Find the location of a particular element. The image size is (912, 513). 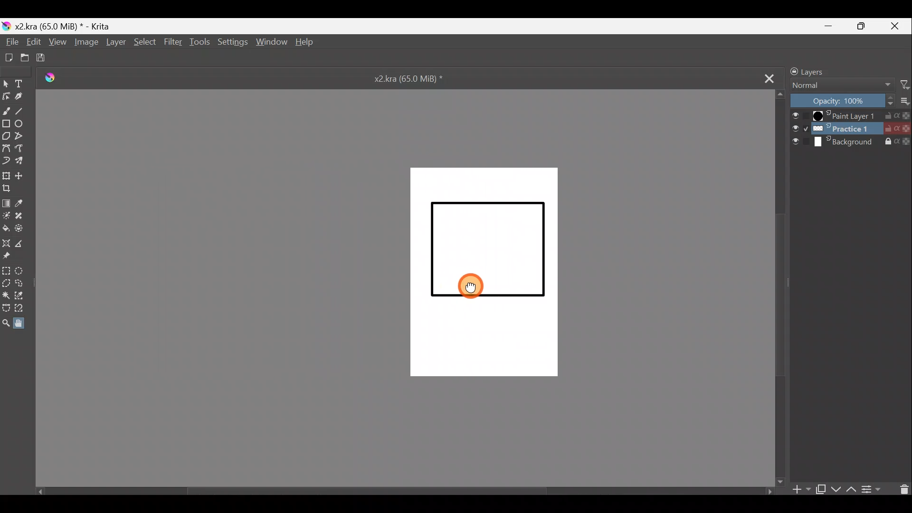

Edit is located at coordinates (31, 41).